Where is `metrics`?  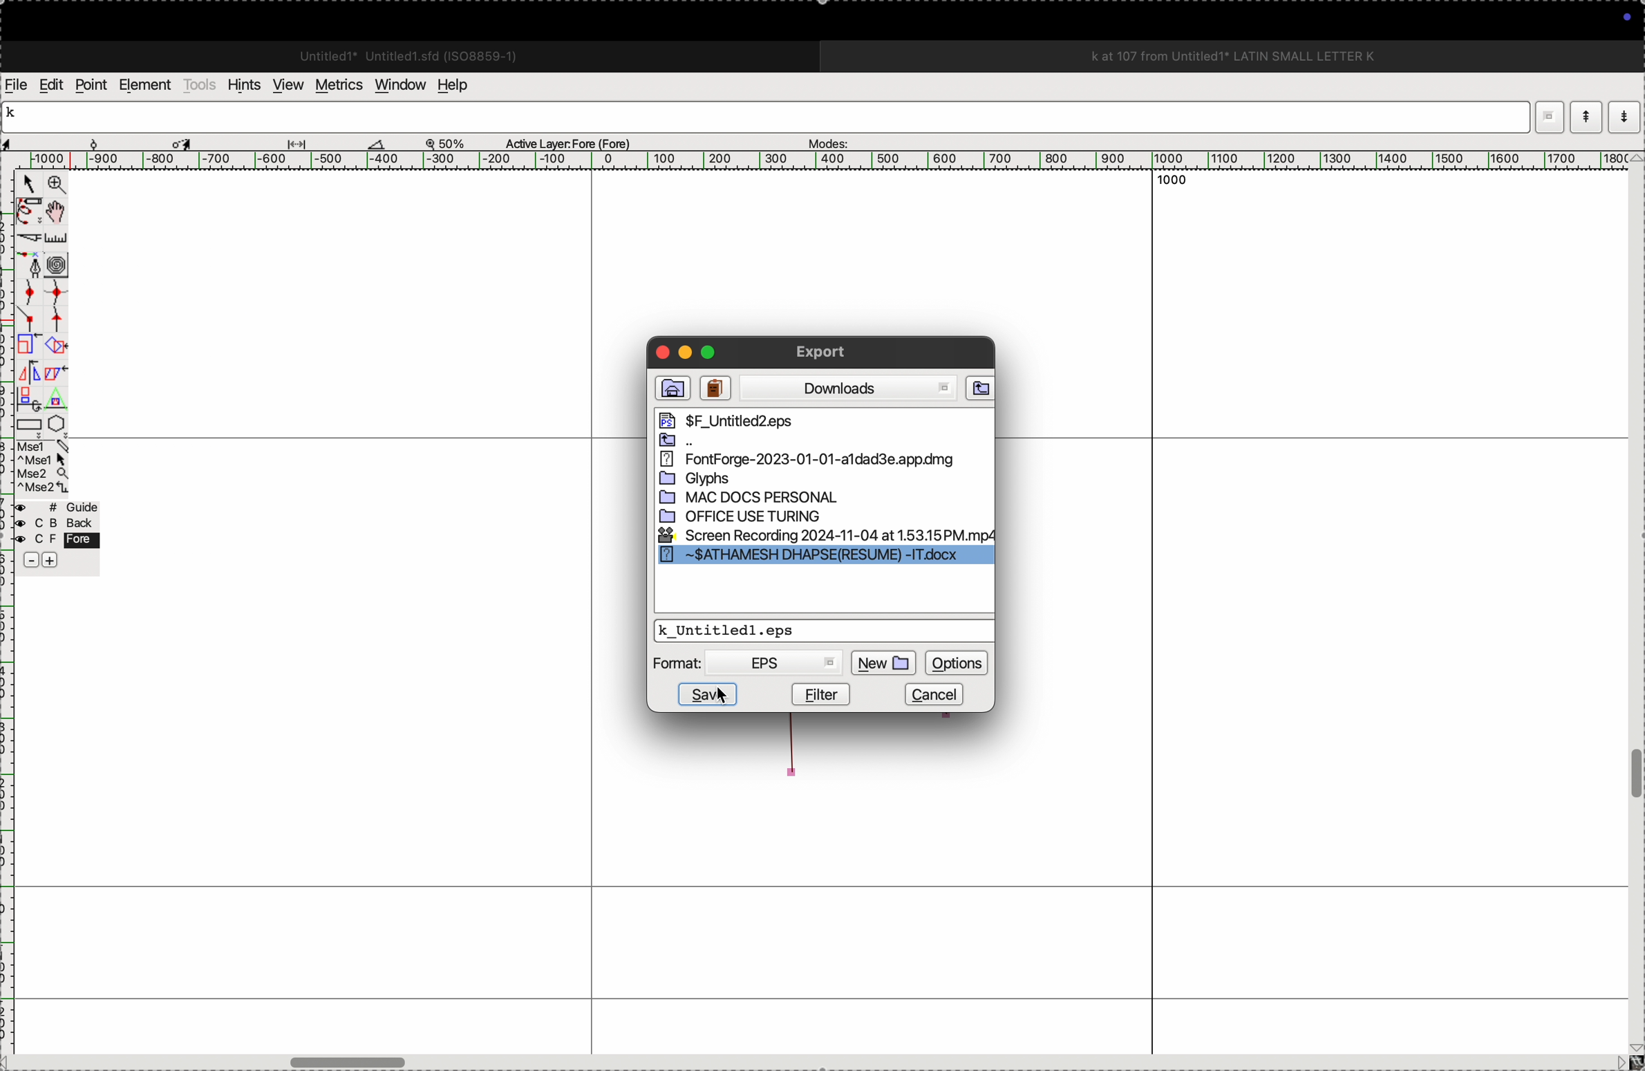
metrics is located at coordinates (337, 85).